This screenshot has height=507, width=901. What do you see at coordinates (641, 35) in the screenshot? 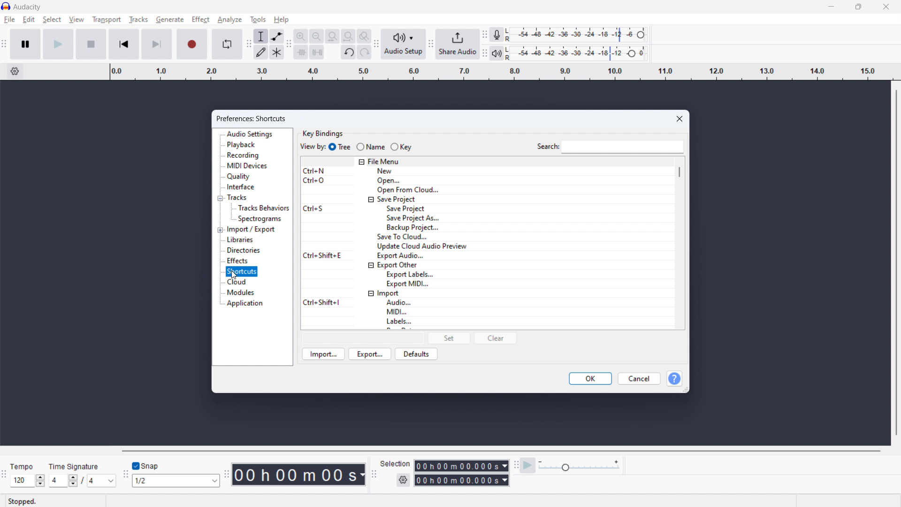
I see `Heade to change recording level` at bounding box center [641, 35].